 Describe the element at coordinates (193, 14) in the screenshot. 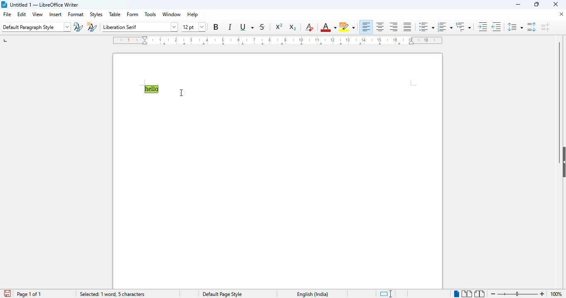

I see `help` at that location.